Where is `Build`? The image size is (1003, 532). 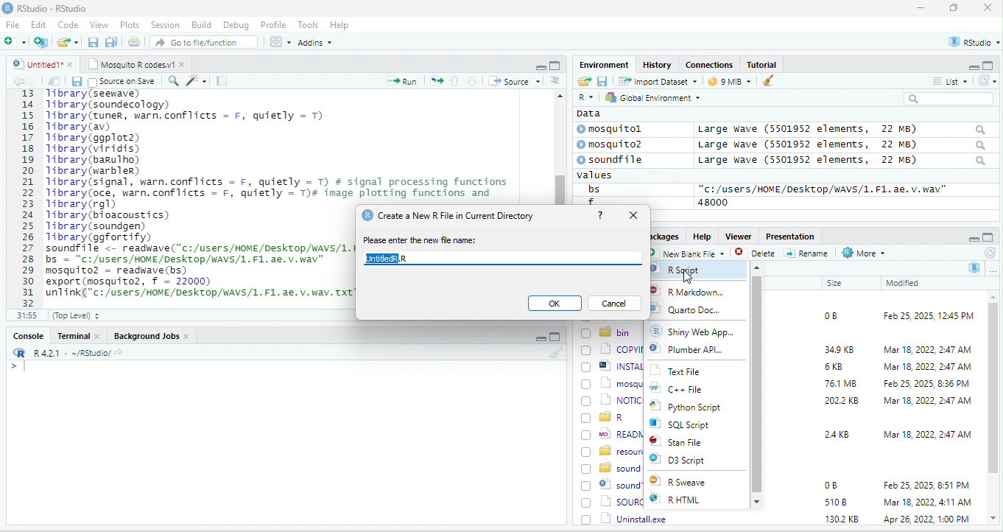
Build is located at coordinates (202, 24).